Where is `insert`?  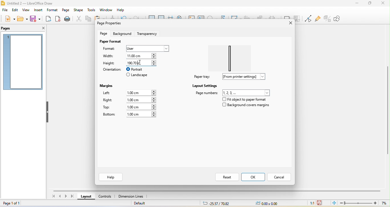 insert is located at coordinates (38, 10).